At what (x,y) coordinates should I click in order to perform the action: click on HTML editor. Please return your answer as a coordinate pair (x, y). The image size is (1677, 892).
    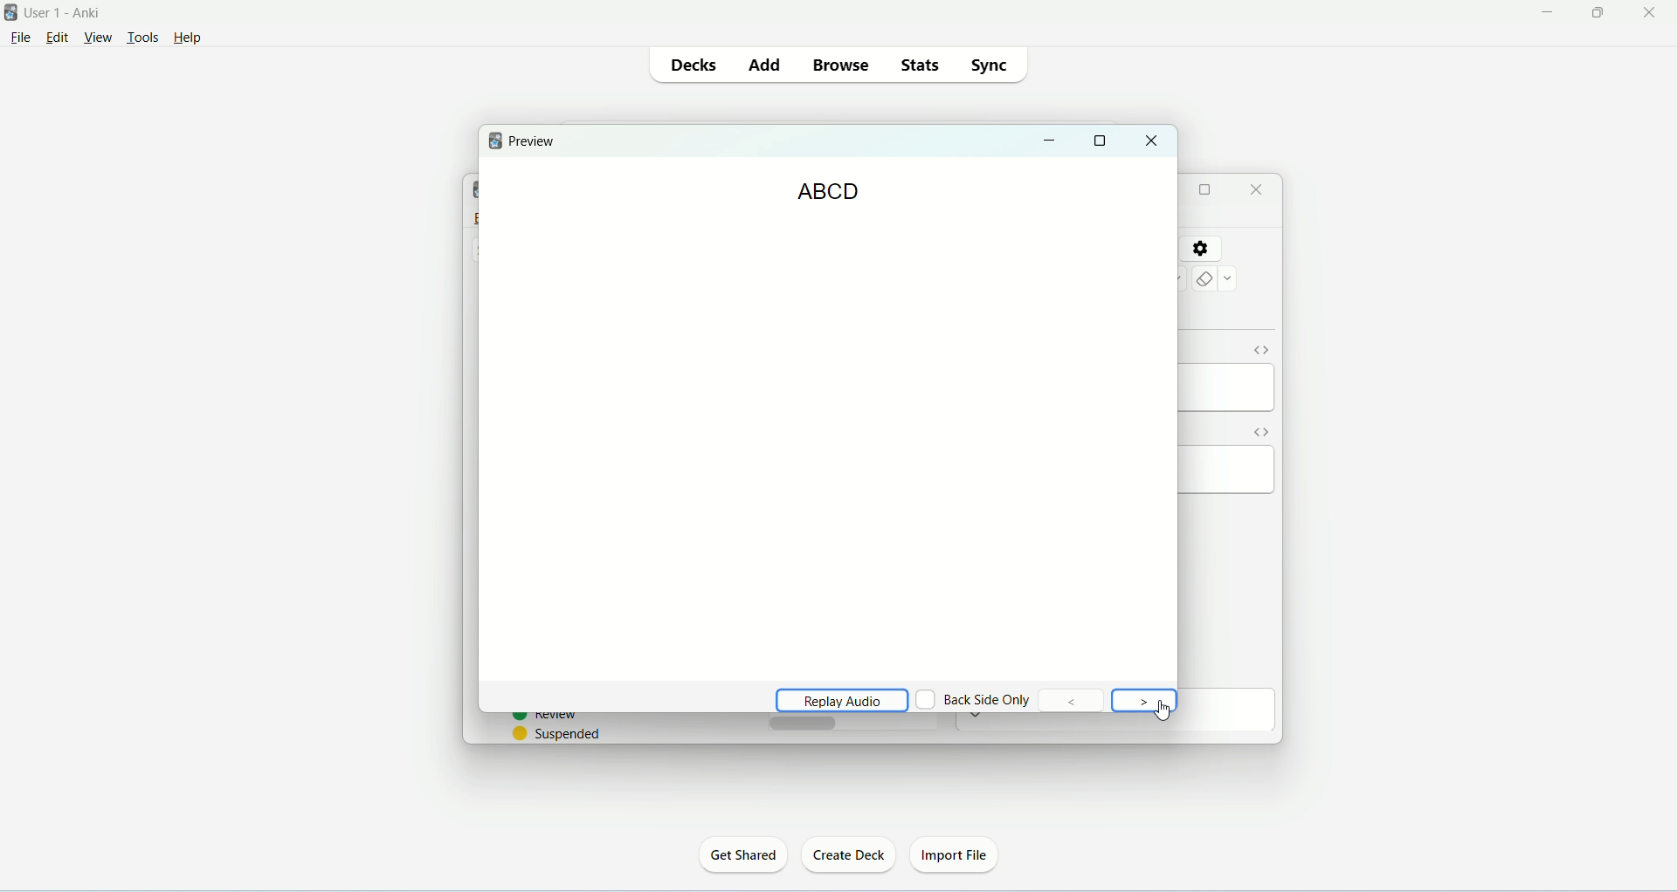
    Looking at the image, I should click on (1259, 350).